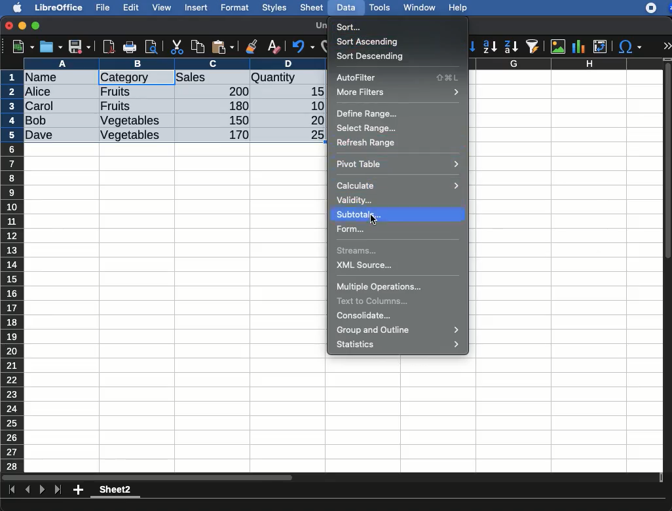 The height and width of the screenshot is (511, 672). What do you see at coordinates (371, 56) in the screenshot?
I see `sort descending` at bounding box center [371, 56].